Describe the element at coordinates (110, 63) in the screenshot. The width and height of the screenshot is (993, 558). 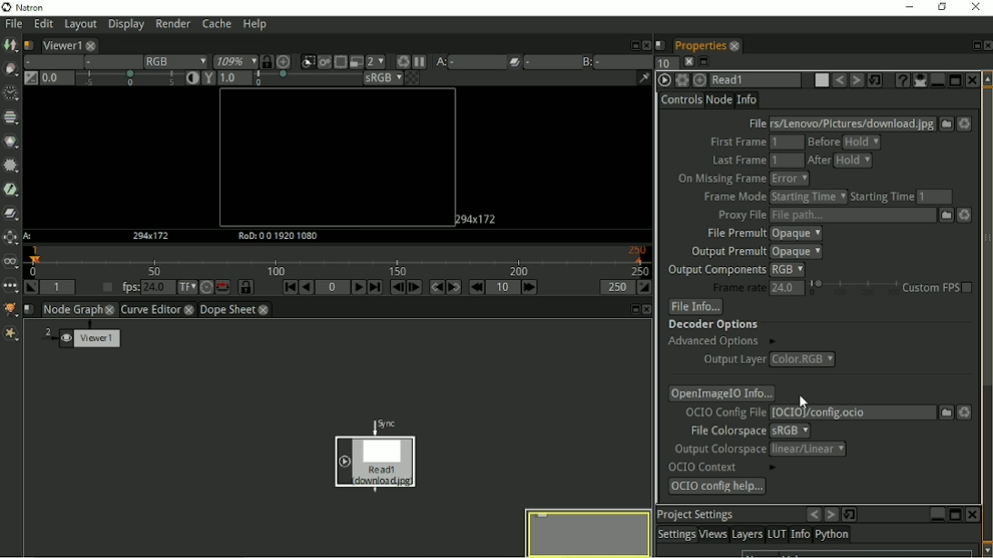
I see `Alpha channel` at that location.